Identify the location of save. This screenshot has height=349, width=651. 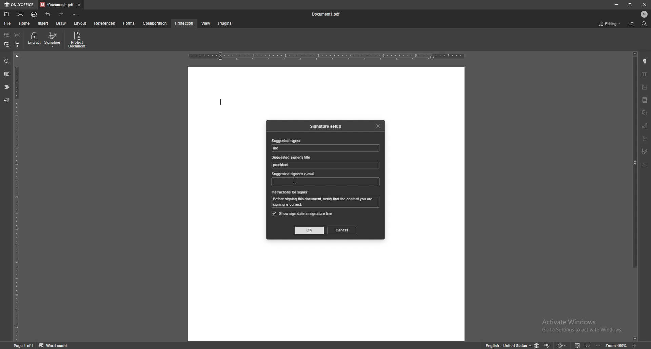
(7, 14).